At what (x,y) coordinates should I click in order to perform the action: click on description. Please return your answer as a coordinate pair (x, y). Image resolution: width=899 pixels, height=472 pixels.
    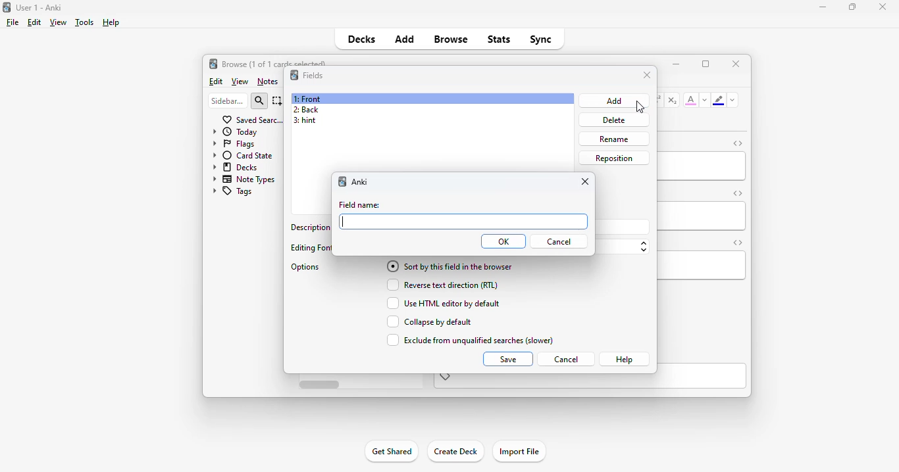
    Looking at the image, I should click on (310, 226).